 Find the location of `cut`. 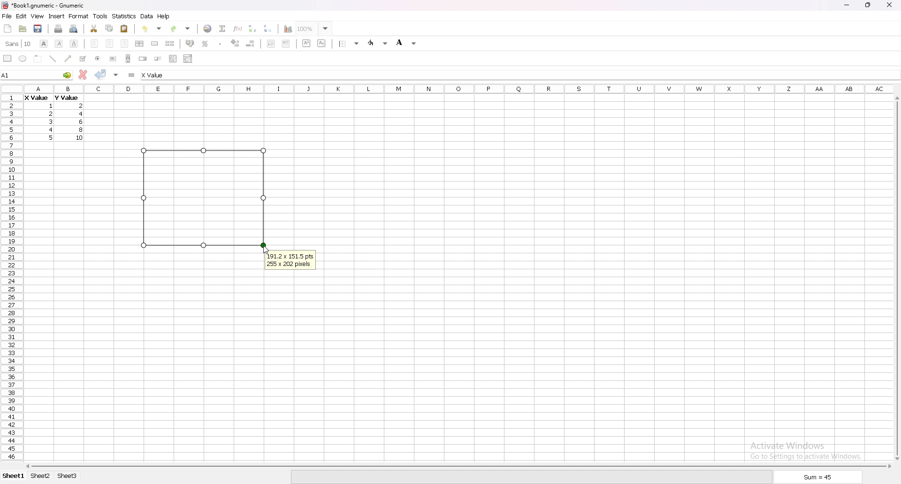

cut is located at coordinates (94, 28).